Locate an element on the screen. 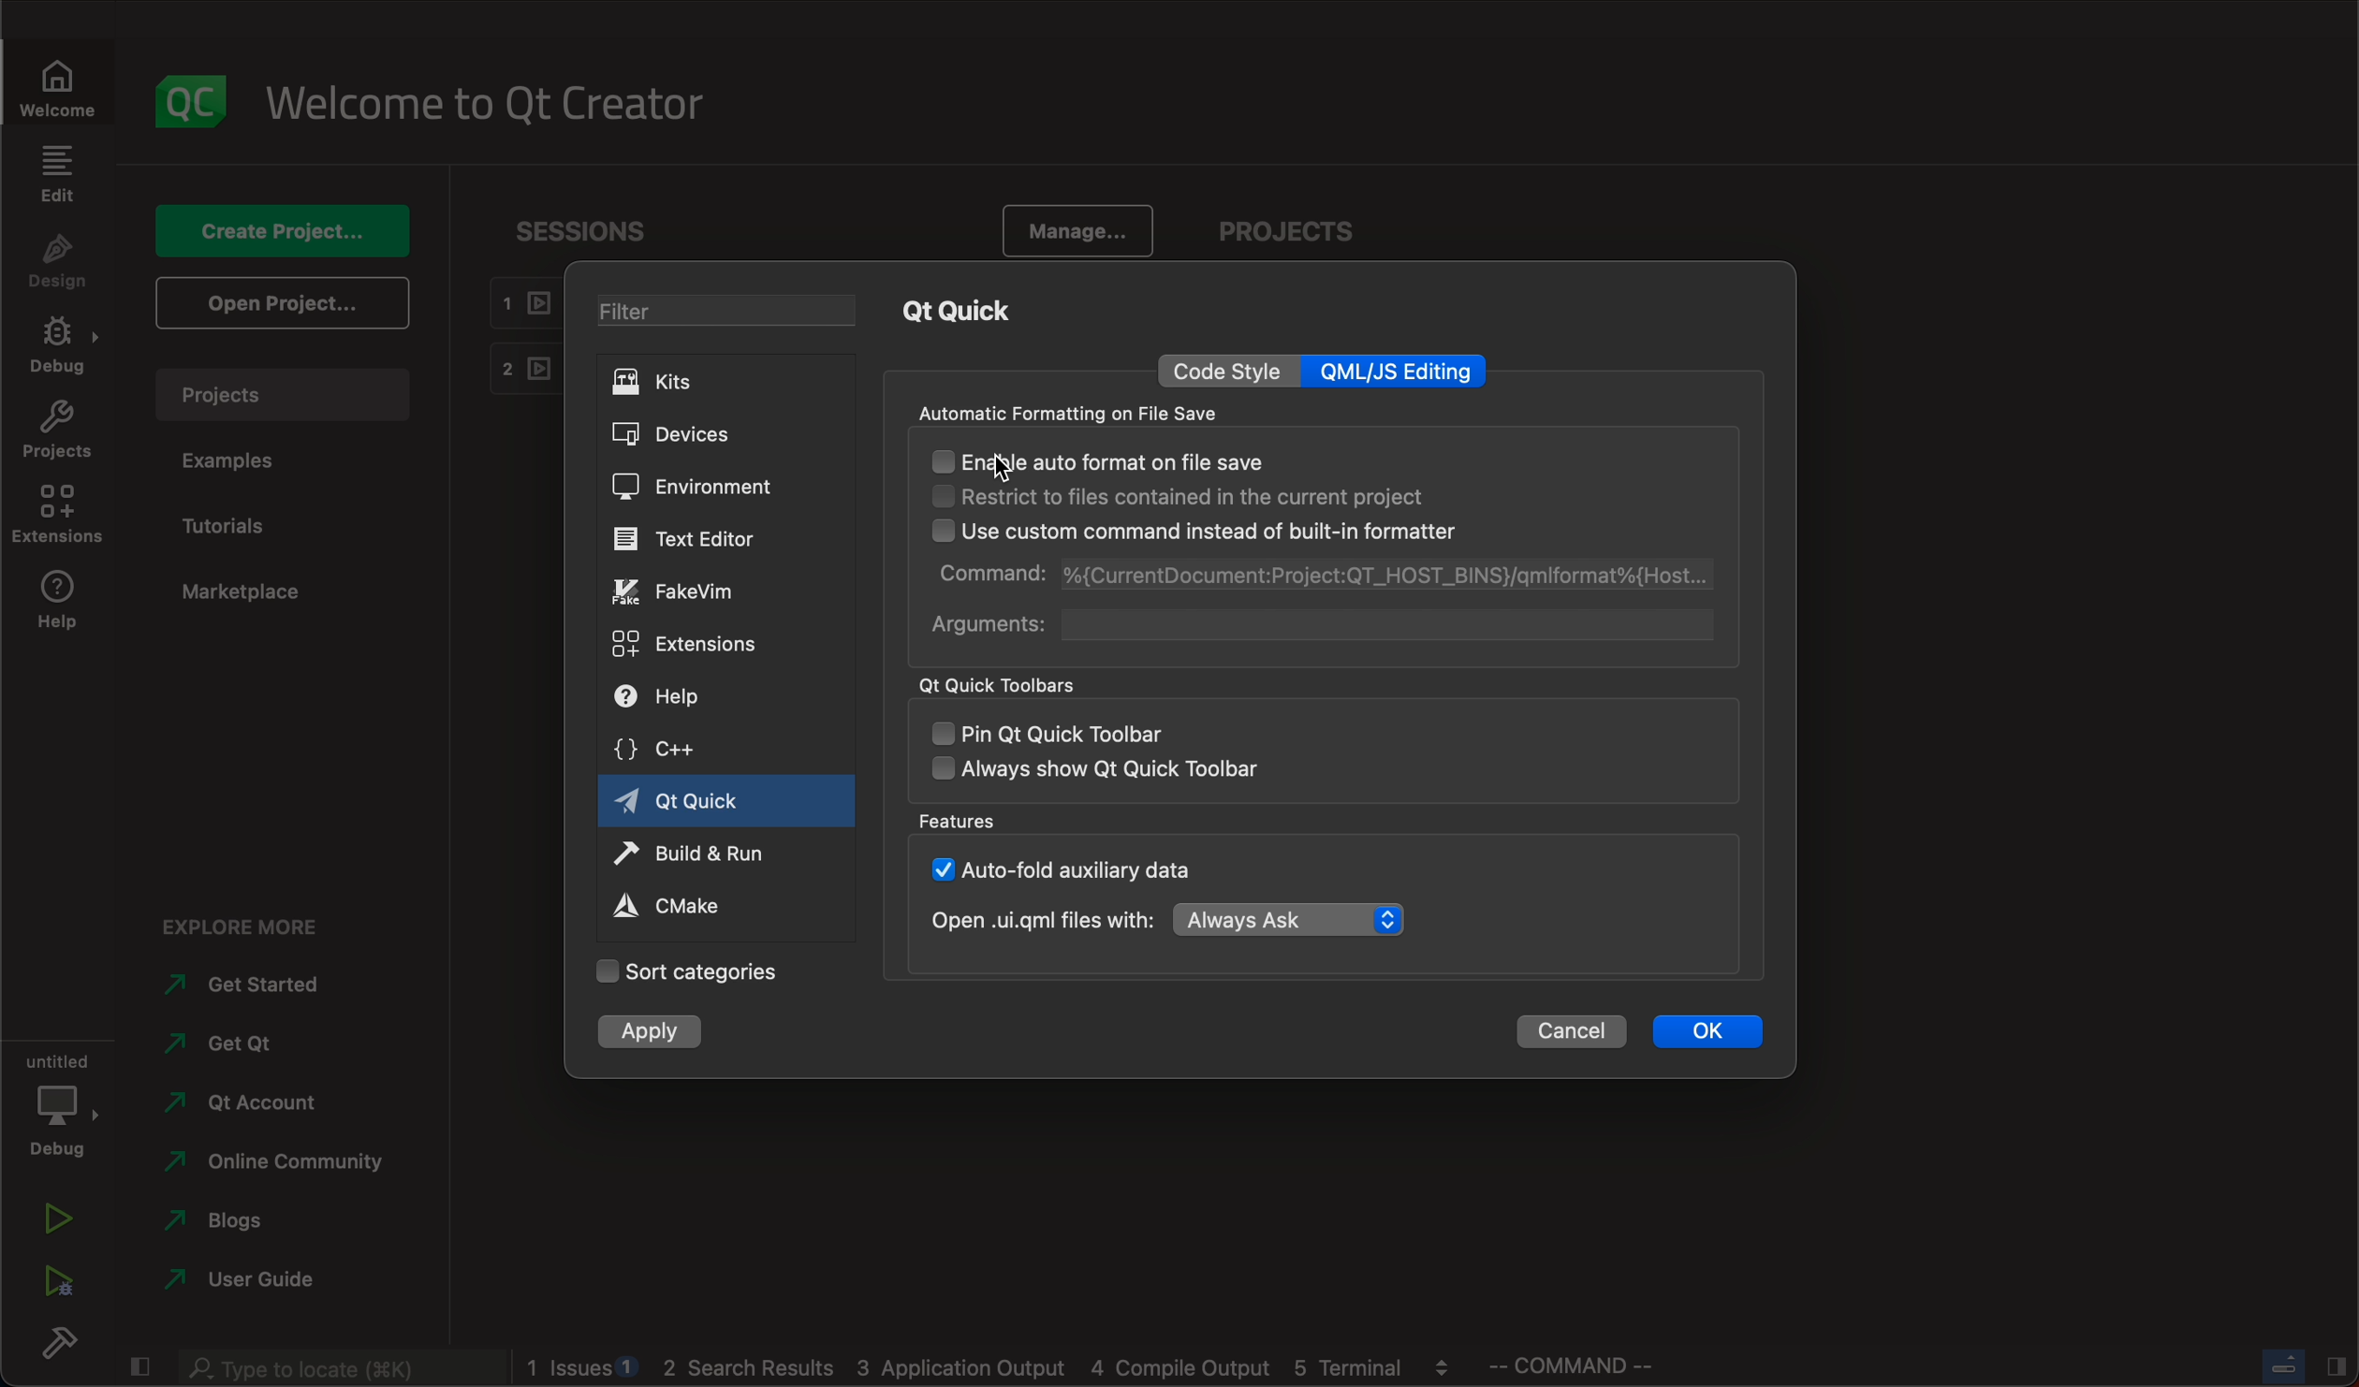 This screenshot has width=2359, height=1387. tutorials is located at coordinates (232, 522).